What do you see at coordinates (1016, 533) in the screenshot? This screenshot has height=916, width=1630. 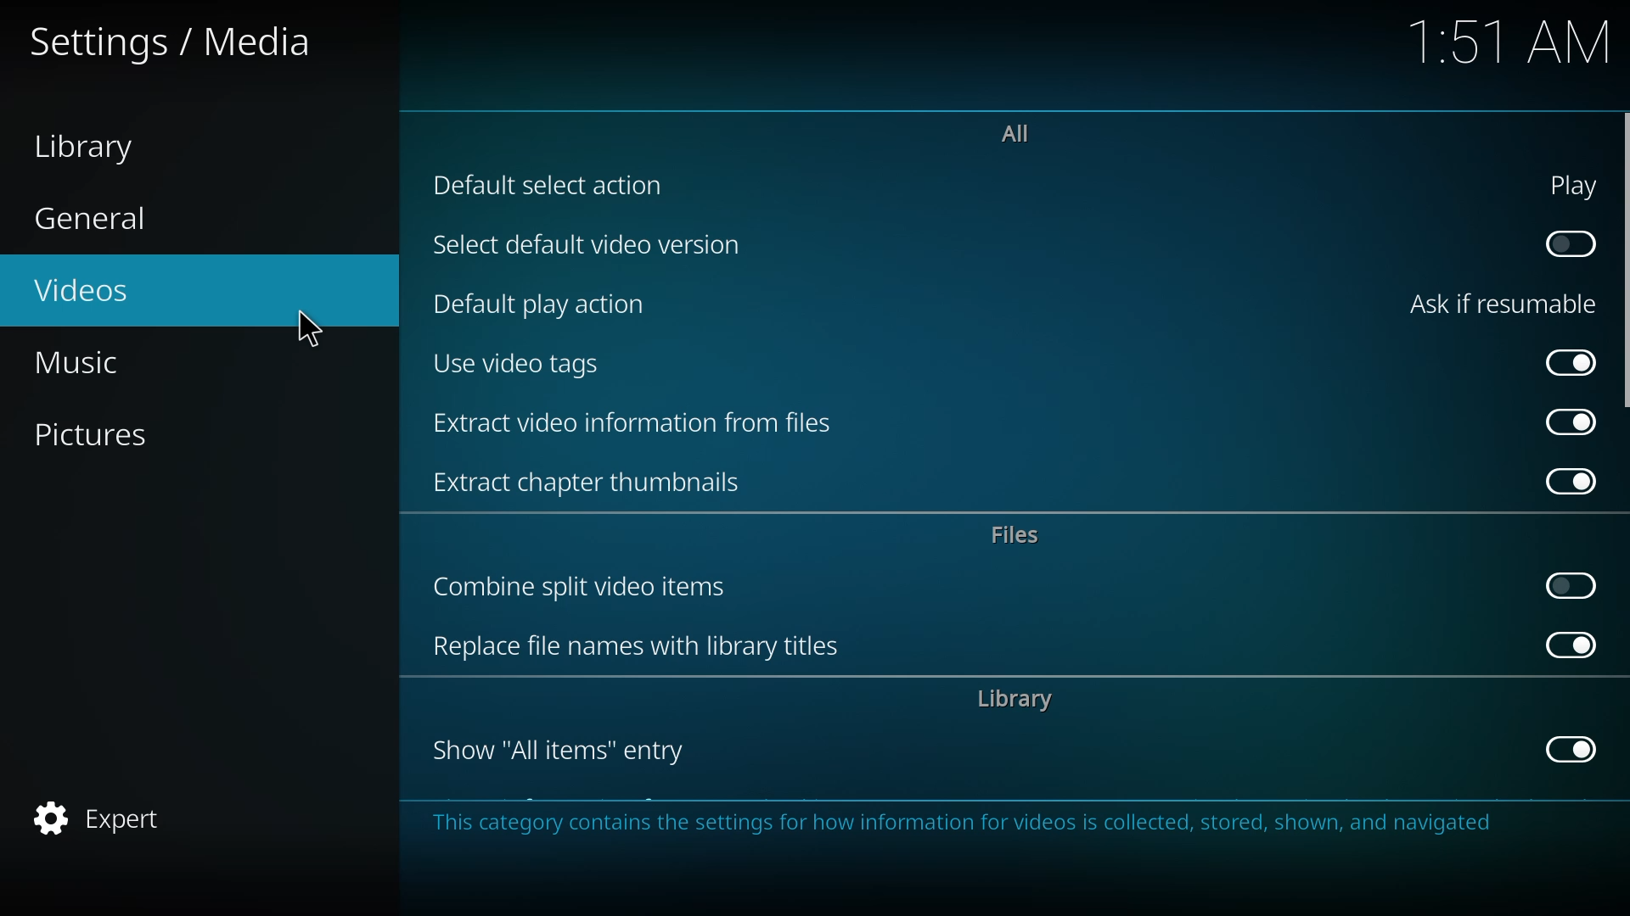 I see `files` at bounding box center [1016, 533].